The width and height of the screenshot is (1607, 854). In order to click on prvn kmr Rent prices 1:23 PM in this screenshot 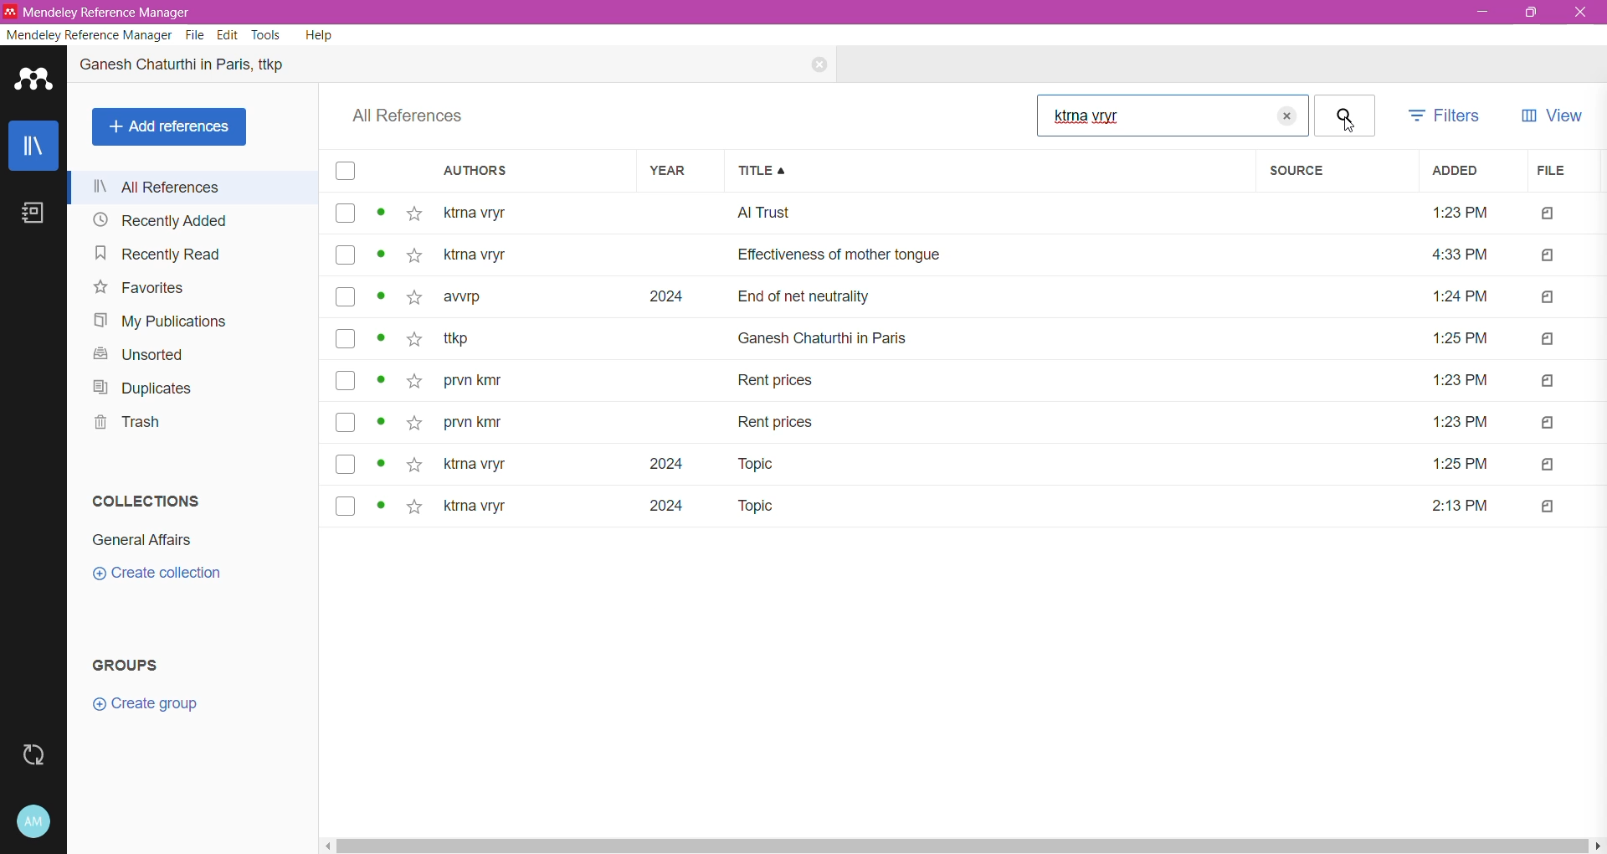, I will do `click(967, 383)`.